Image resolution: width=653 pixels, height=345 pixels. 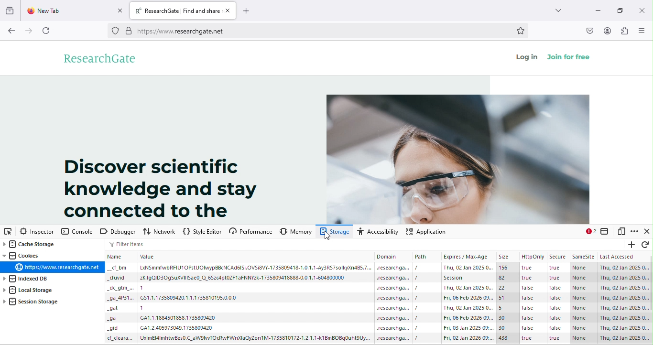 I want to click on date, so click(x=468, y=308).